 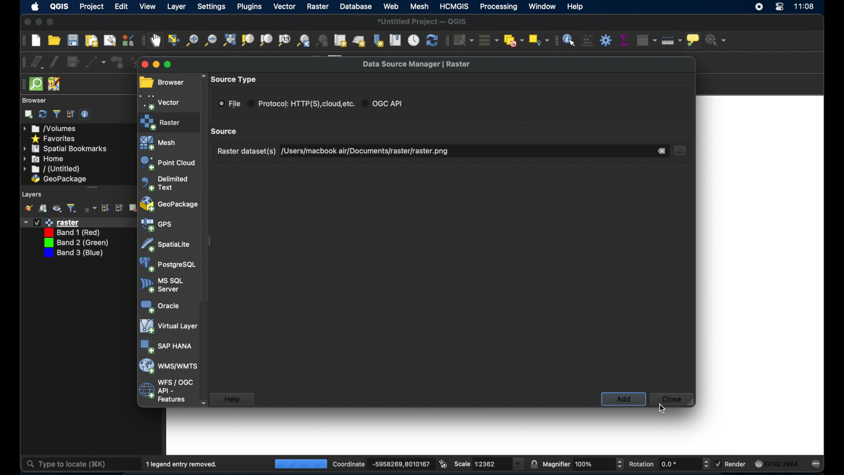 I want to click on show layout manager, so click(x=109, y=41).